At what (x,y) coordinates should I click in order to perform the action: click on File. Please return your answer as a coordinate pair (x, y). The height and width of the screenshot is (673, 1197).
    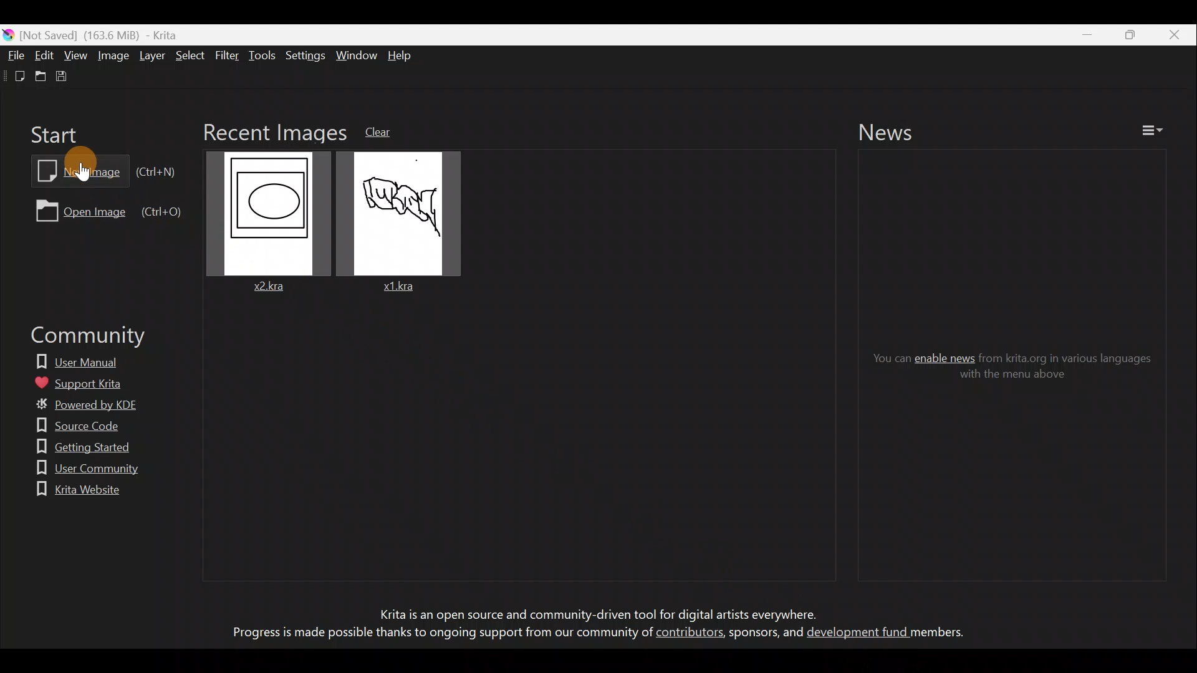
    Looking at the image, I should click on (16, 54).